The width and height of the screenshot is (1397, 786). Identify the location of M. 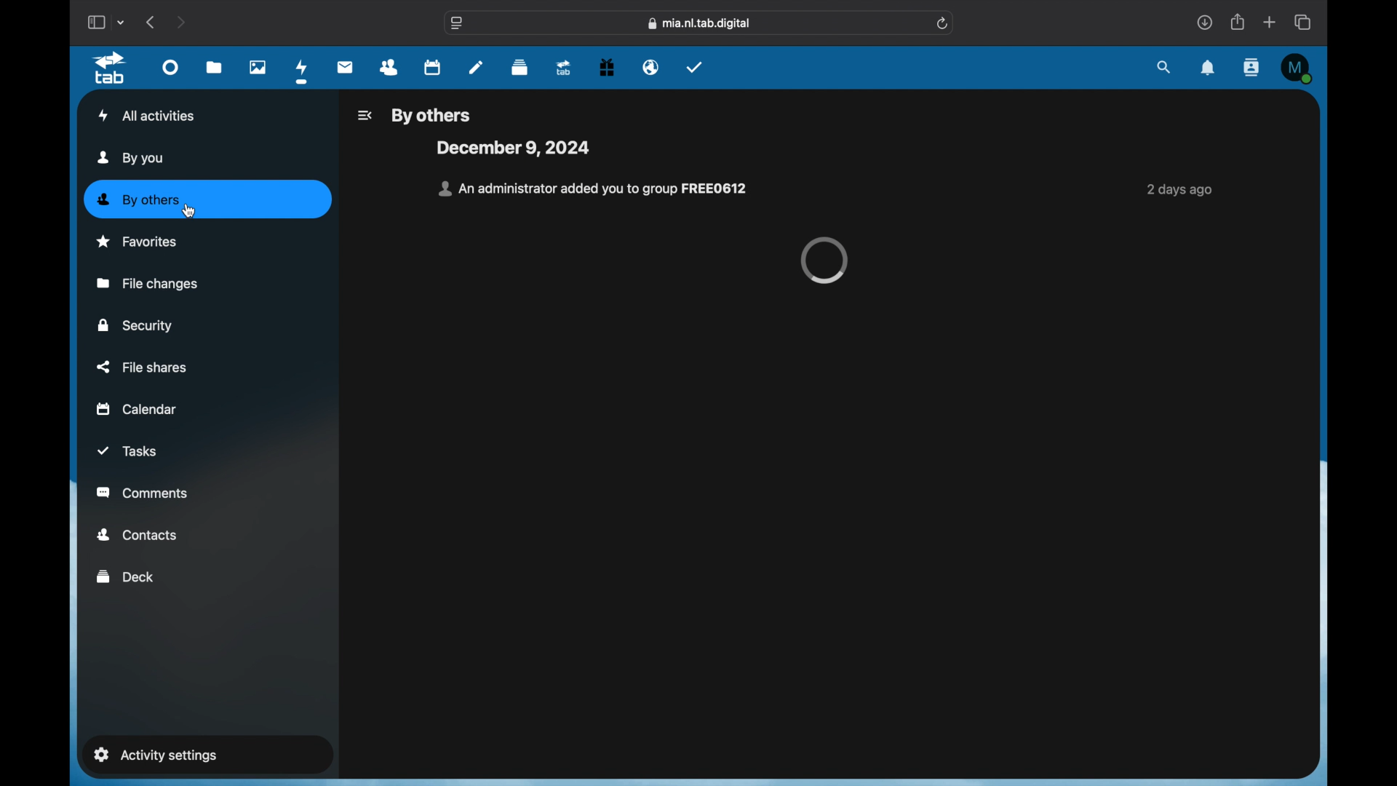
(1300, 68).